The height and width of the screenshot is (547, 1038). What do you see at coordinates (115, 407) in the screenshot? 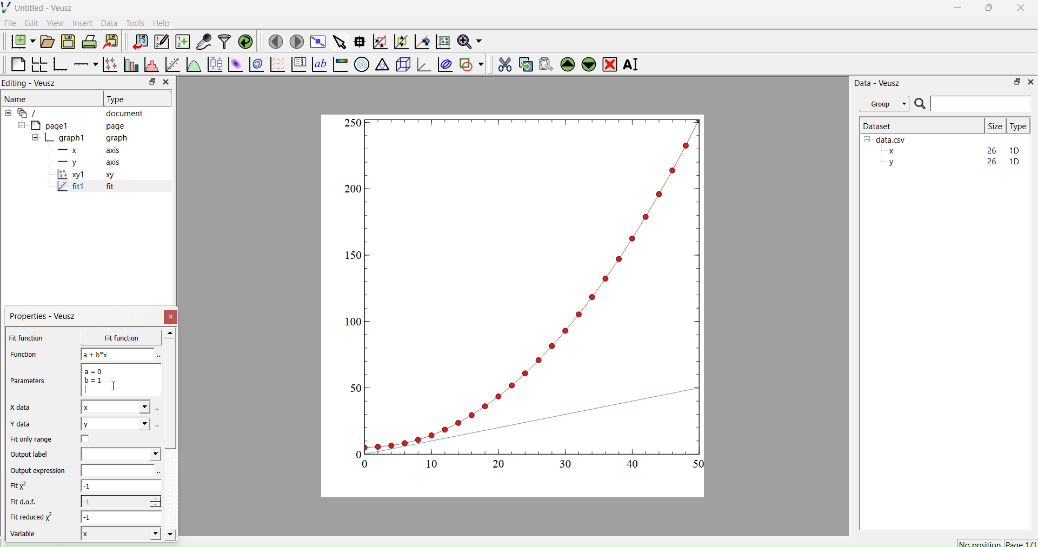
I see `x ` at bounding box center [115, 407].